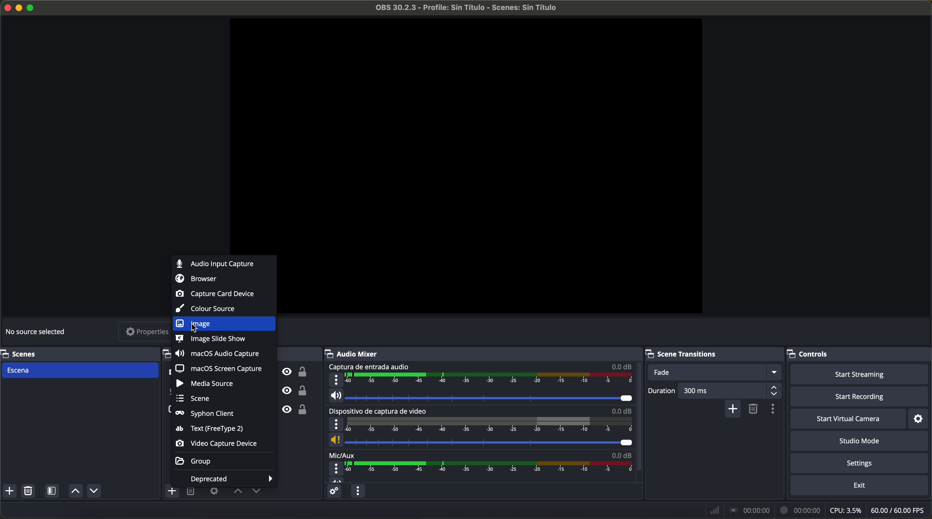 The height and width of the screenshot is (519, 932). Describe the element at coordinates (491, 467) in the screenshot. I see `timeline` at that location.